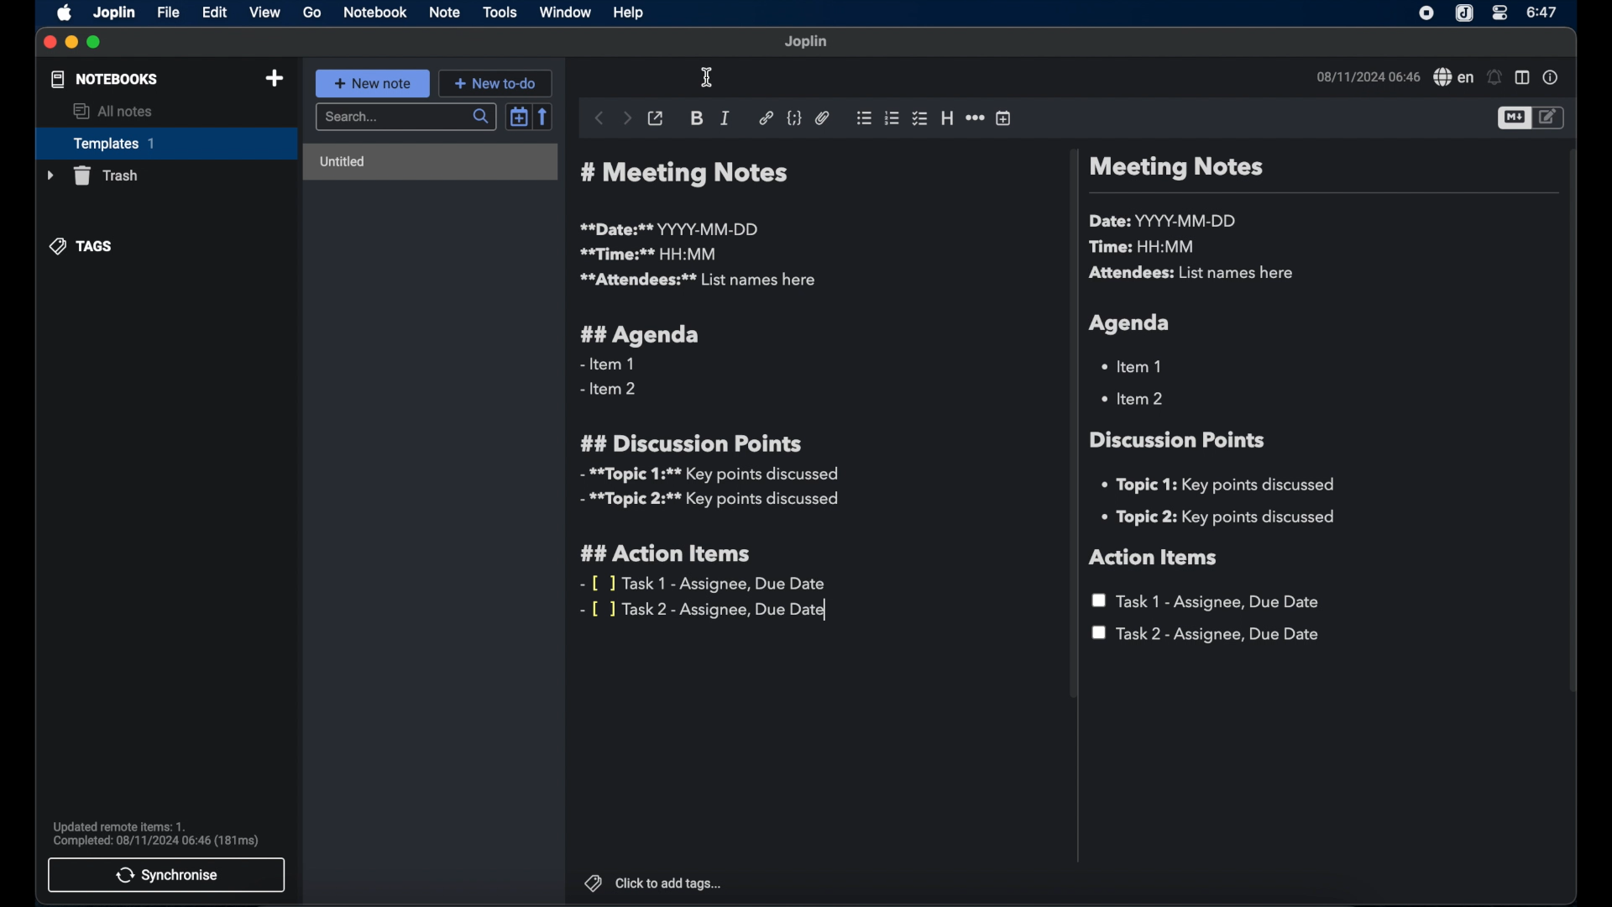 This screenshot has height=907, width=1612. I want to click on heading, so click(947, 119).